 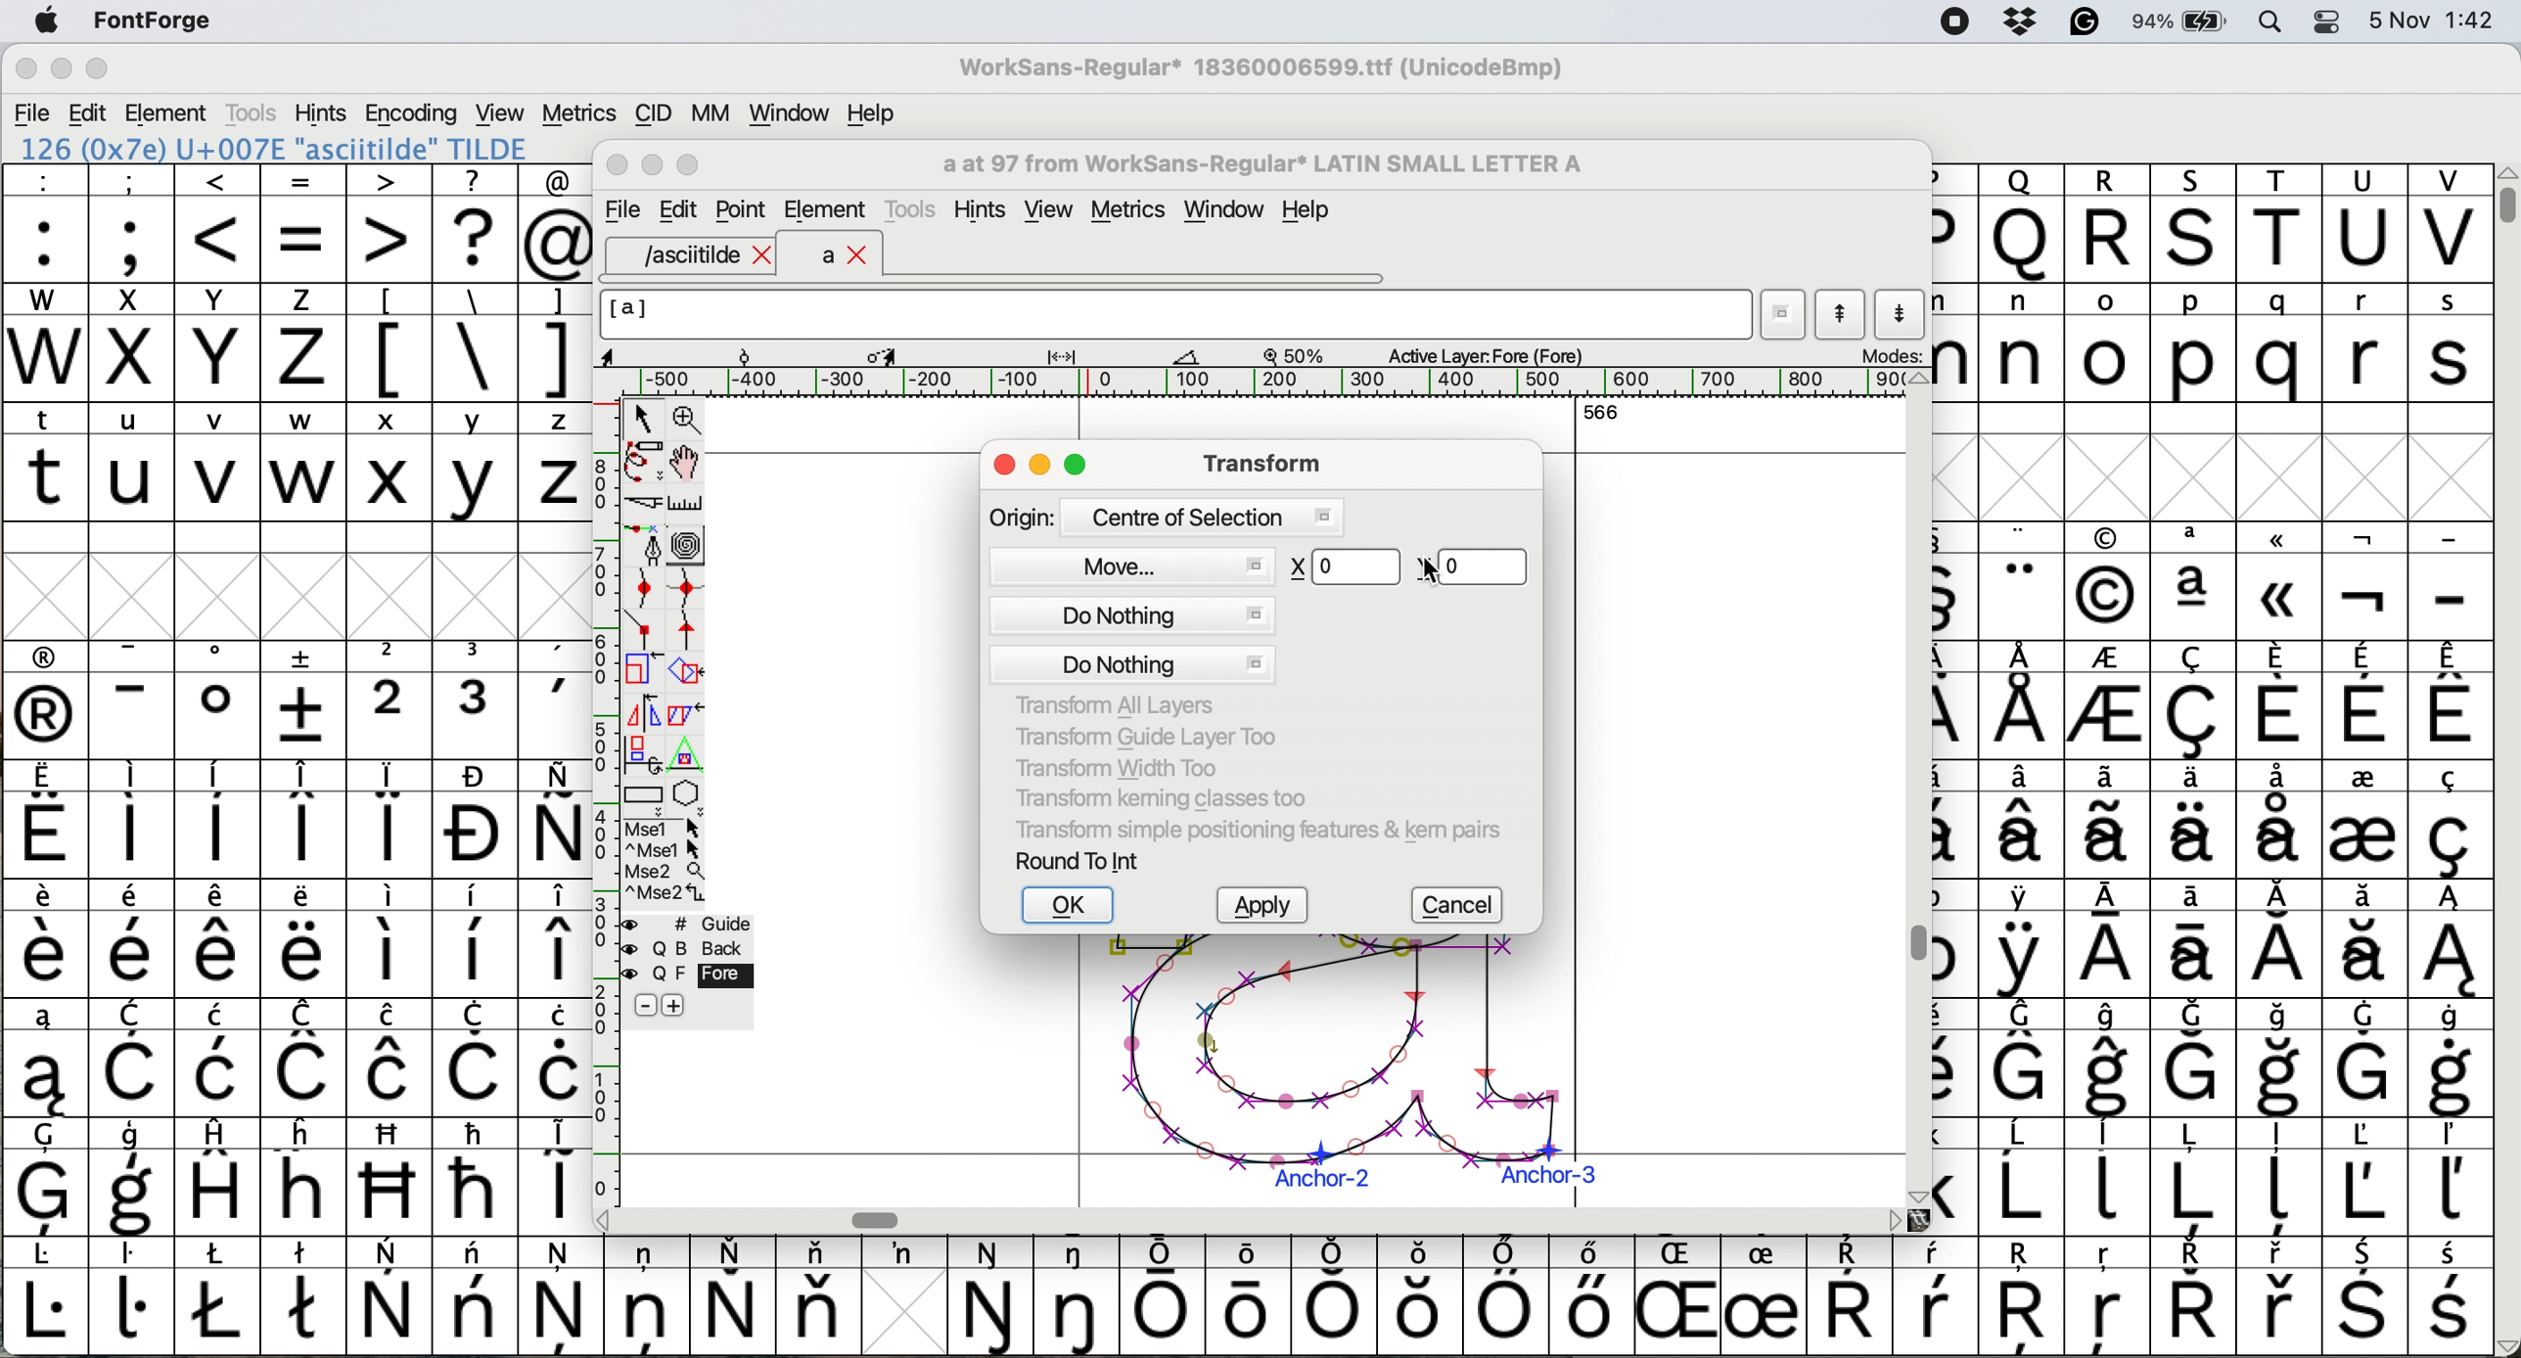 What do you see at coordinates (818, 1294) in the screenshot?
I see `symbol` at bounding box center [818, 1294].